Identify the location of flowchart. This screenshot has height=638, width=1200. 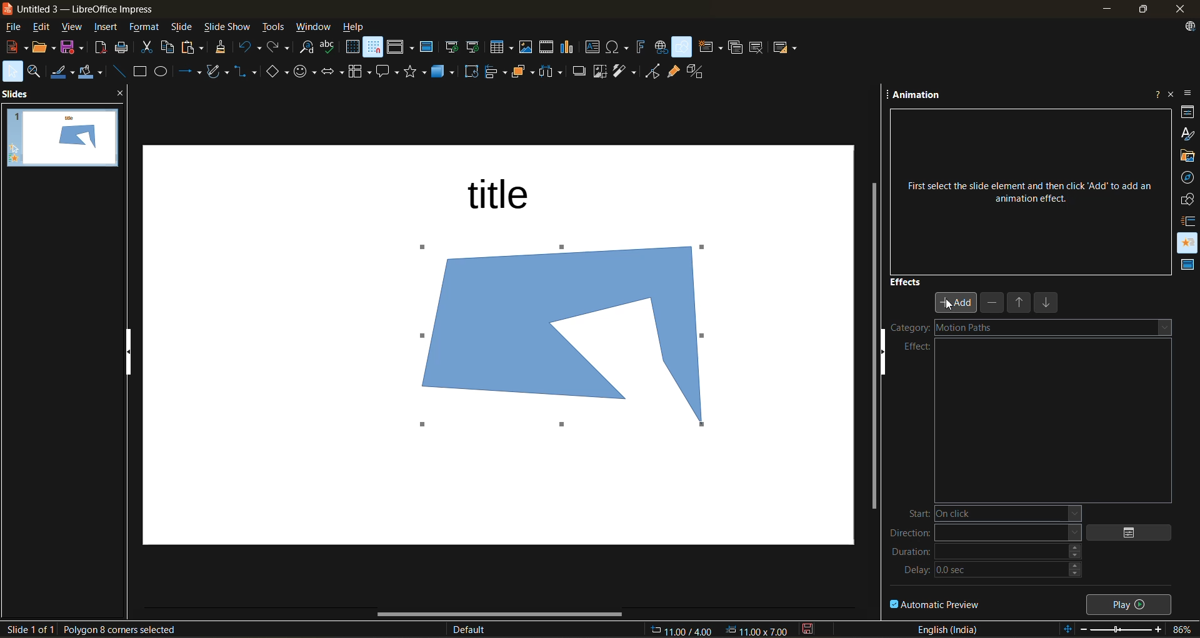
(361, 72).